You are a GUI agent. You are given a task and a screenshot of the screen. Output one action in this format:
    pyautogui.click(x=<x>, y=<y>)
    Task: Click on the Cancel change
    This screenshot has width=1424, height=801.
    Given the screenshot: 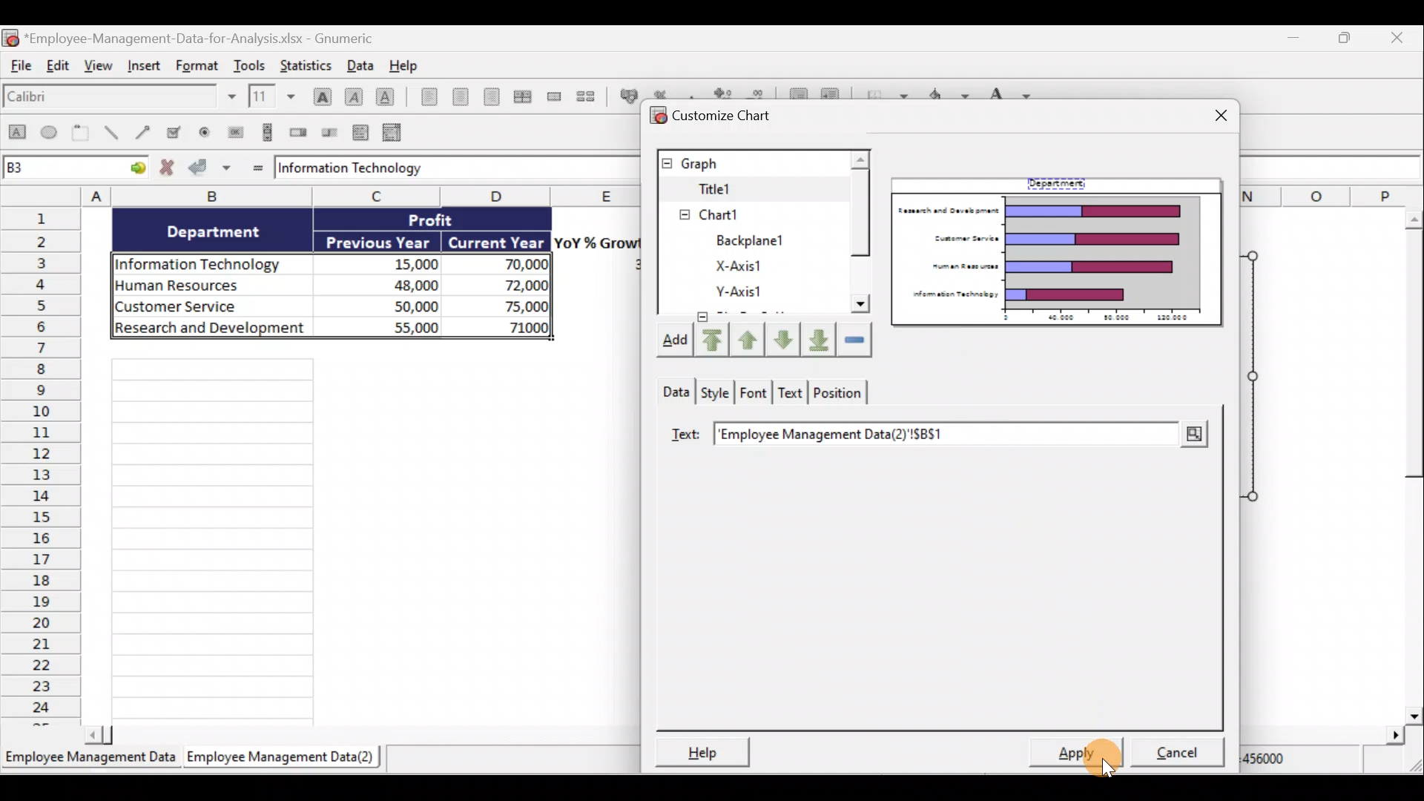 What is the action you would take?
    pyautogui.click(x=170, y=168)
    